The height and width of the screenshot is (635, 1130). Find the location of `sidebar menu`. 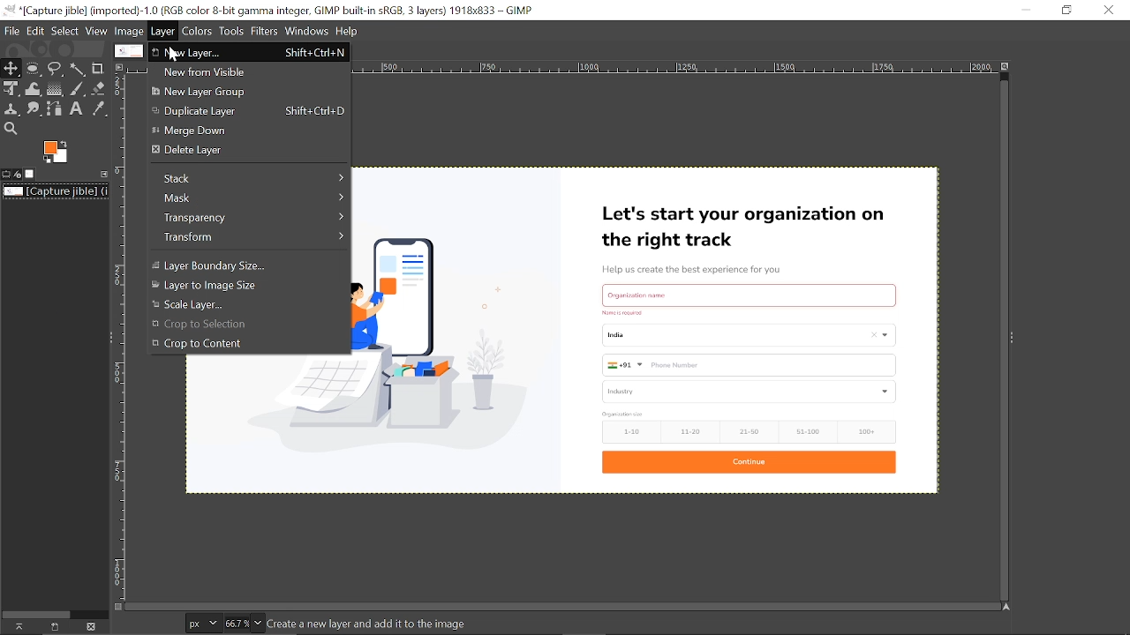

sidebar menu is located at coordinates (1012, 336).